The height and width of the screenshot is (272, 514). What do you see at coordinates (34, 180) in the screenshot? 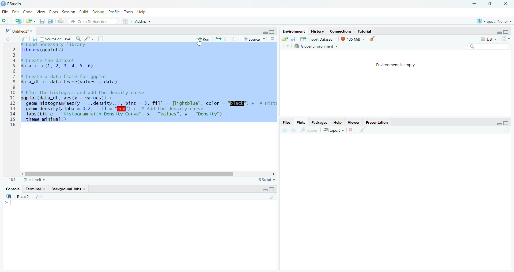
I see `(Top Level)` at bounding box center [34, 180].